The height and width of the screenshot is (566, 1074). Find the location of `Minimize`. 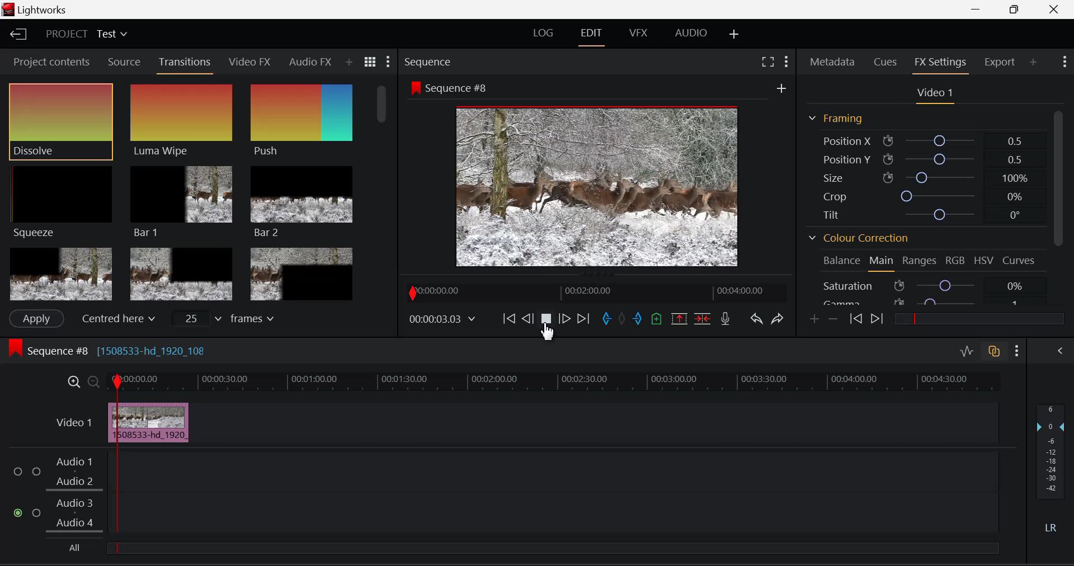

Minimize is located at coordinates (1016, 10).